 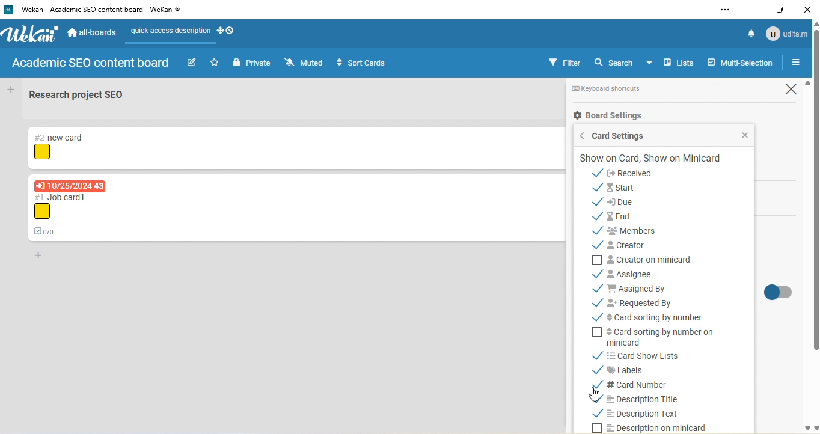 I want to click on new card, so click(x=55, y=136).